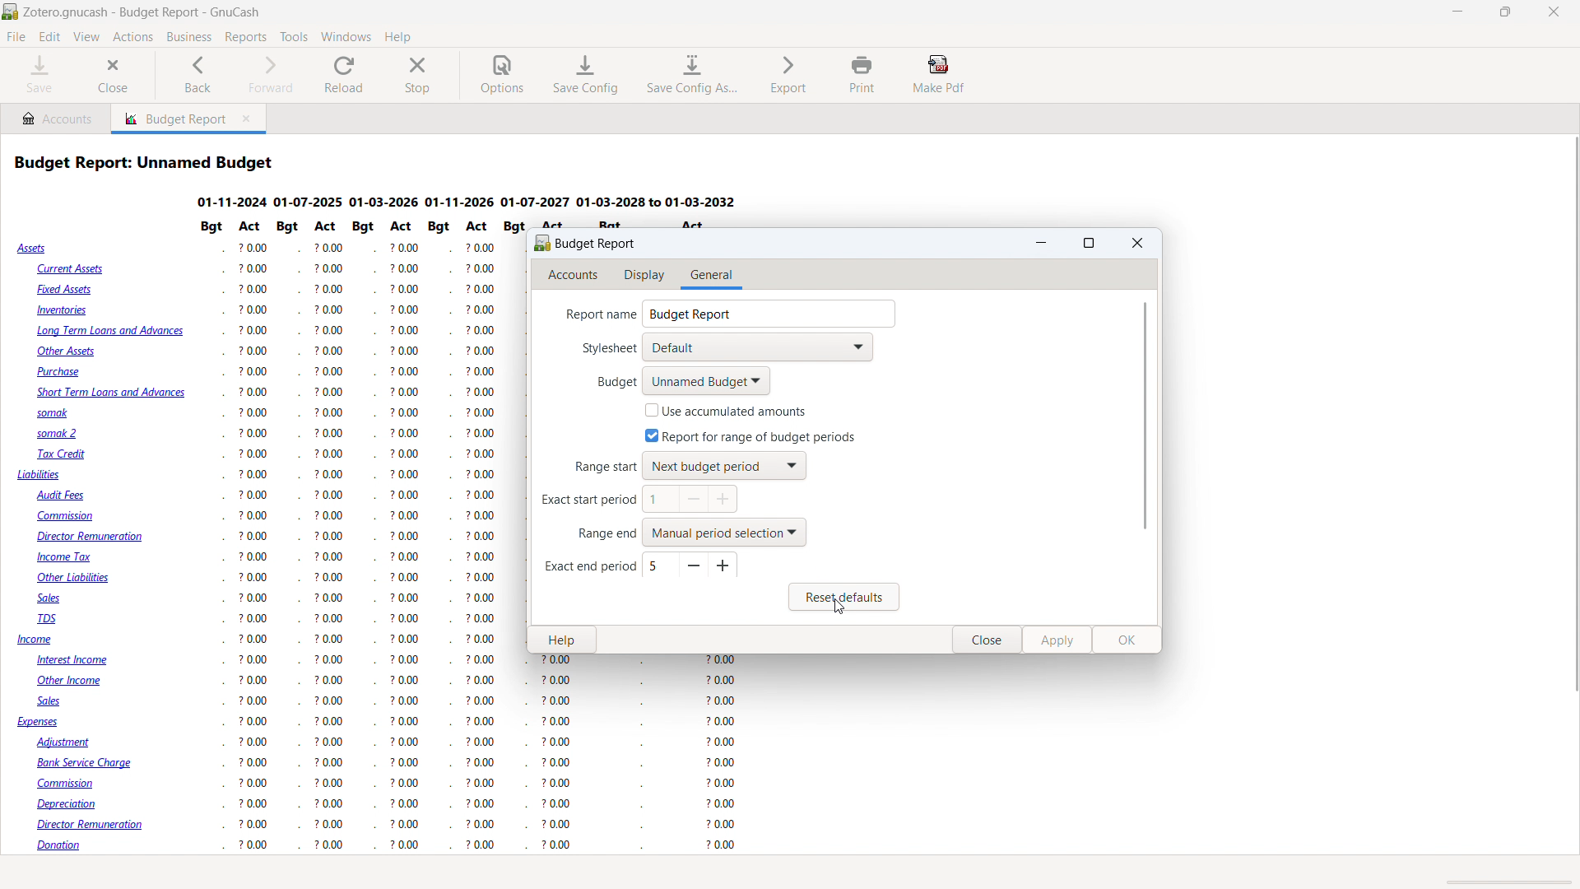  What do you see at coordinates (940, 74) in the screenshot?
I see `make pdf` at bounding box center [940, 74].